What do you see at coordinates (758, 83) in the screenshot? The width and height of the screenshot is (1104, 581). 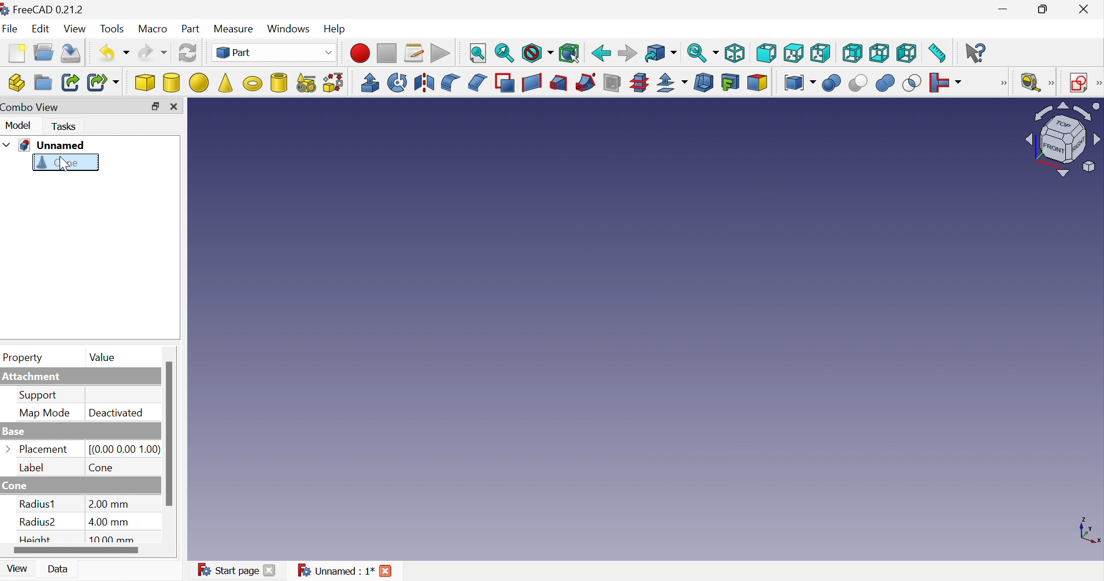 I see `Color per face` at bounding box center [758, 83].